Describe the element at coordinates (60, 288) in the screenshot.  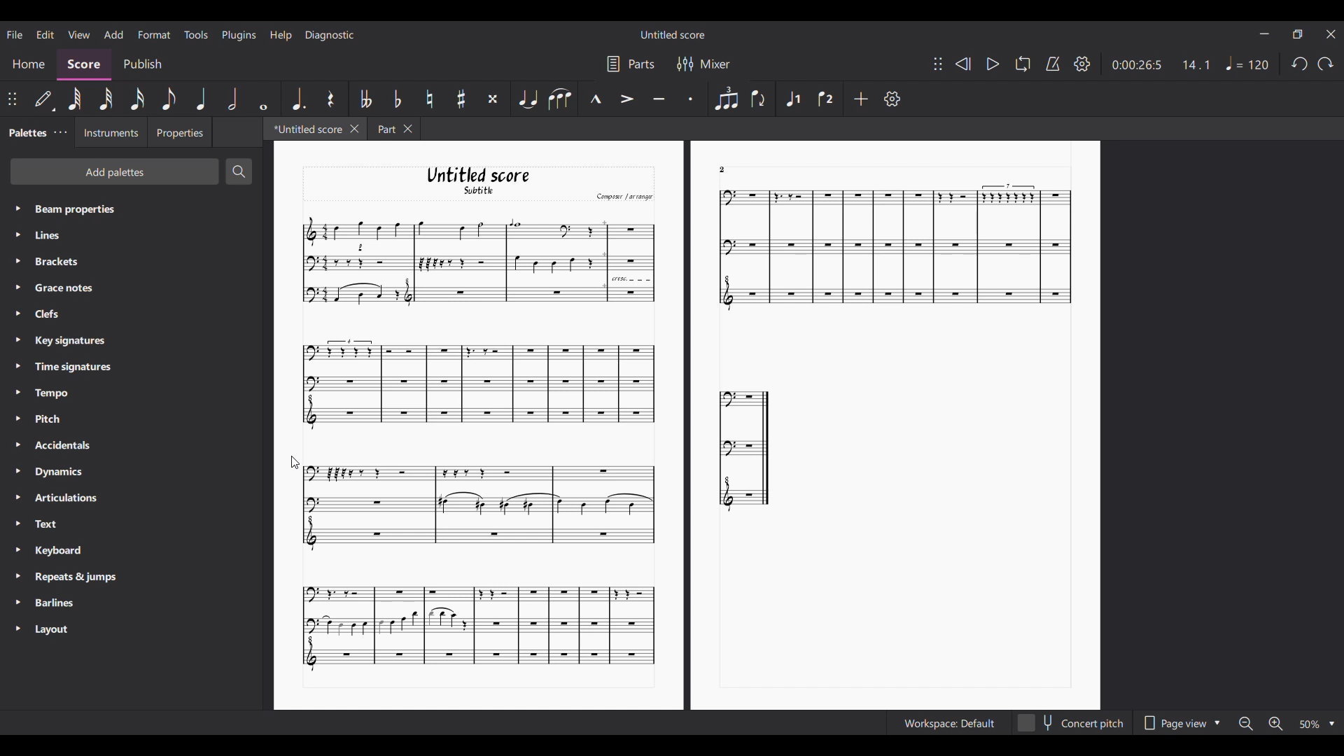
I see `» Grace notes` at that location.